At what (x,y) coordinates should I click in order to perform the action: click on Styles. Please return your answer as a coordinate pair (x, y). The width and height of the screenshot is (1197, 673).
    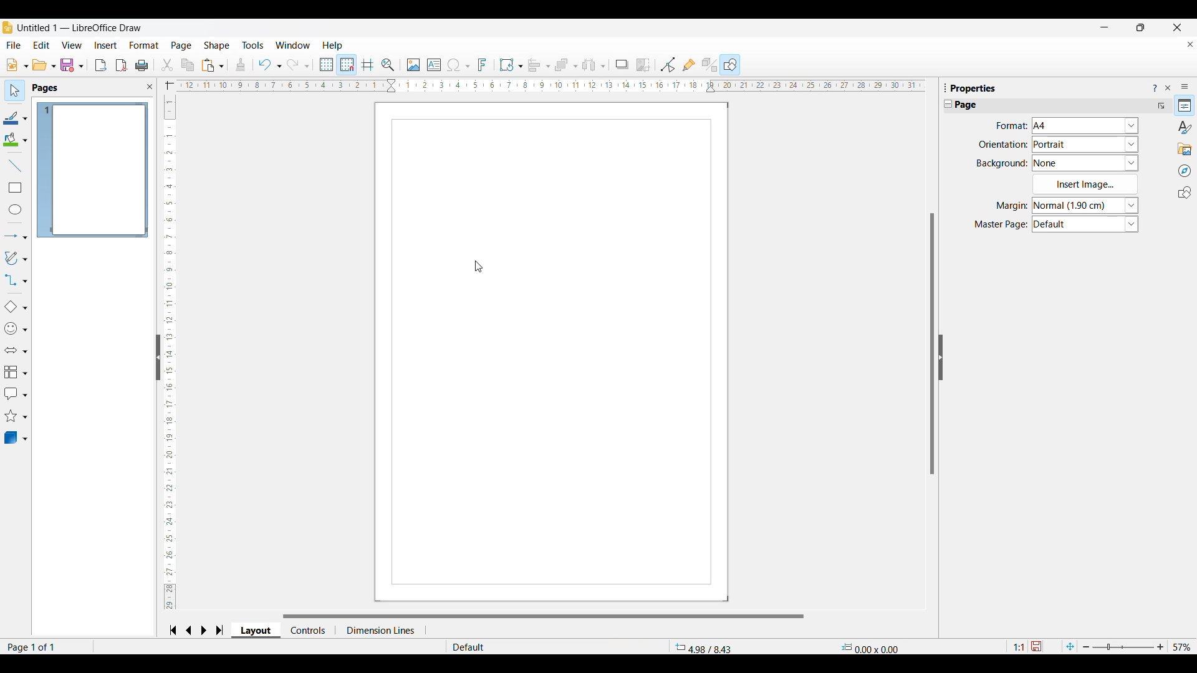
    Looking at the image, I should click on (1185, 127).